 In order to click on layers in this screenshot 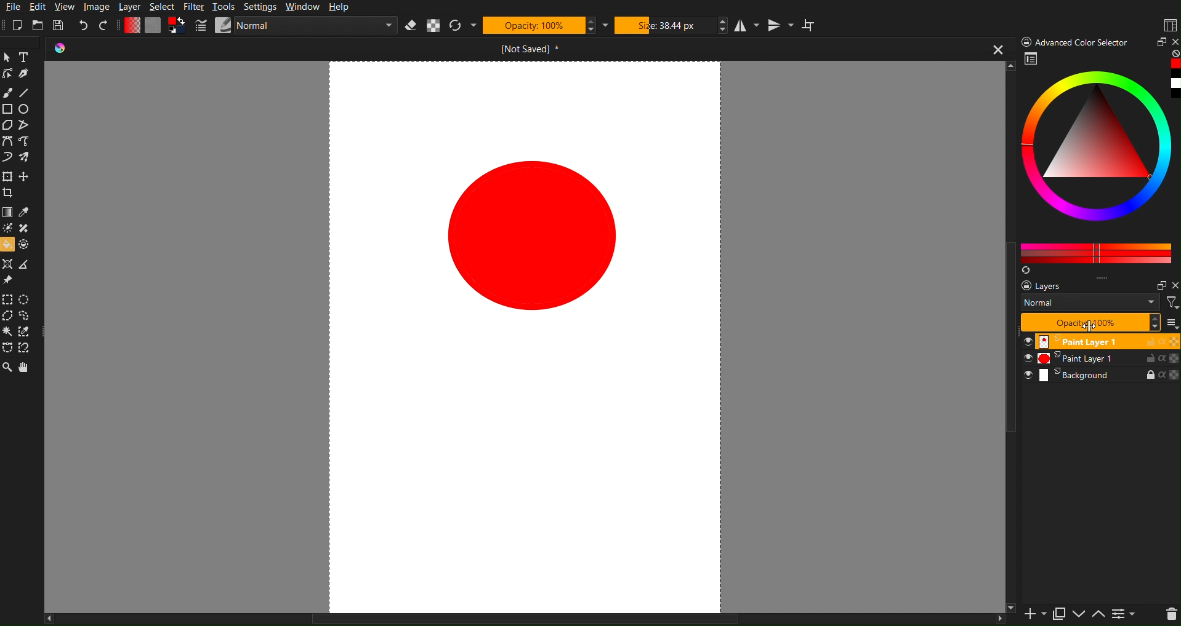, I will do `click(1041, 285)`.